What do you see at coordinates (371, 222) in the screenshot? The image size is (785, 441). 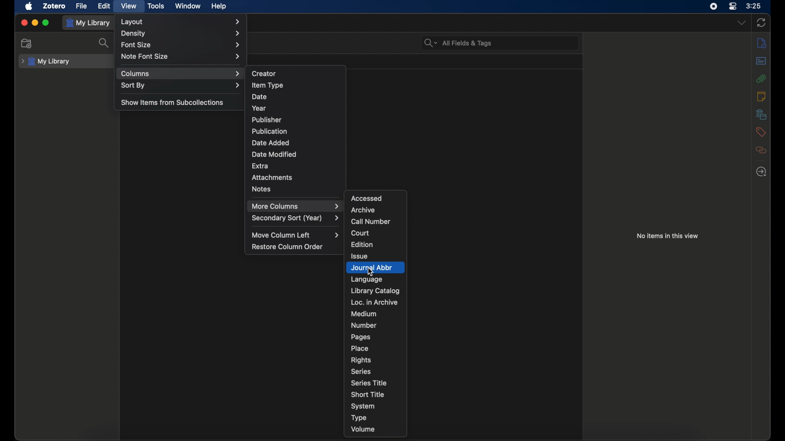 I see `call number` at bounding box center [371, 222].